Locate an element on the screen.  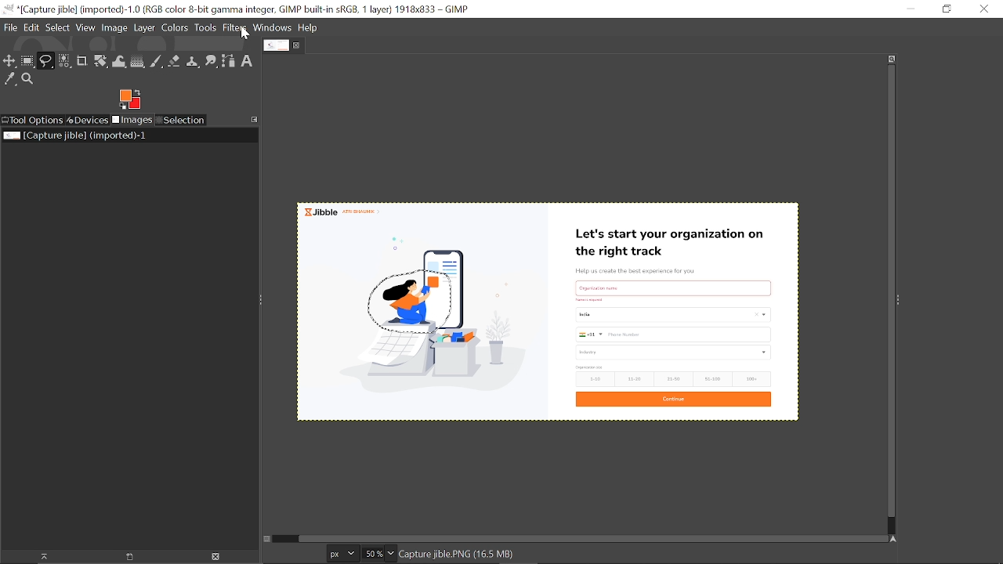
Unified transform tool is located at coordinates (100, 62).